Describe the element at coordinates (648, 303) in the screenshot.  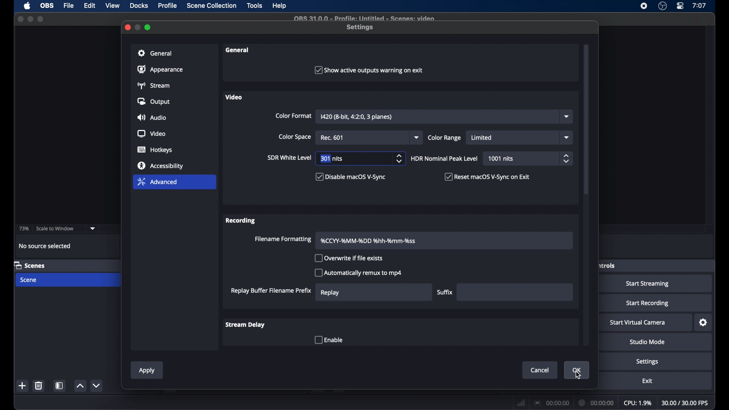
I see `start recording` at that location.